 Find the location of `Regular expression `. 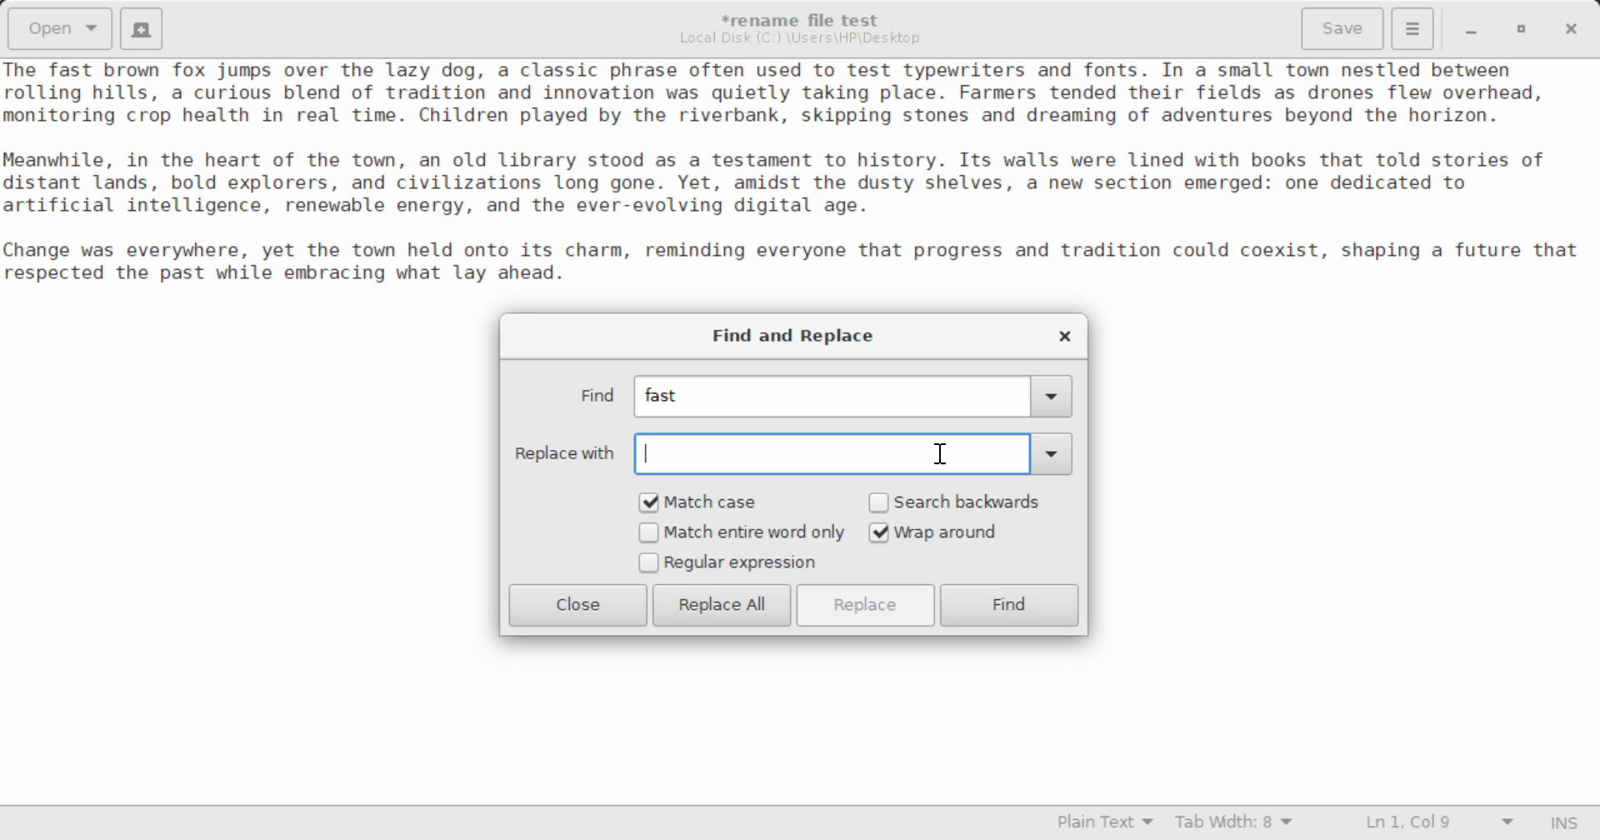

Regular expression  is located at coordinates (728, 564).